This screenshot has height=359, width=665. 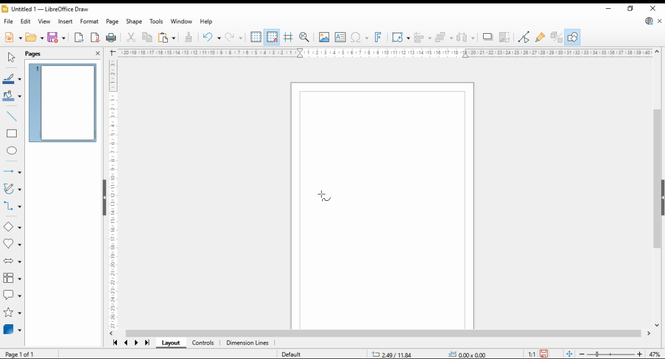 What do you see at coordinates (465, 37) in the screenshot?
I see `select at least three objects to distribute` at bounding box center [465, 37].